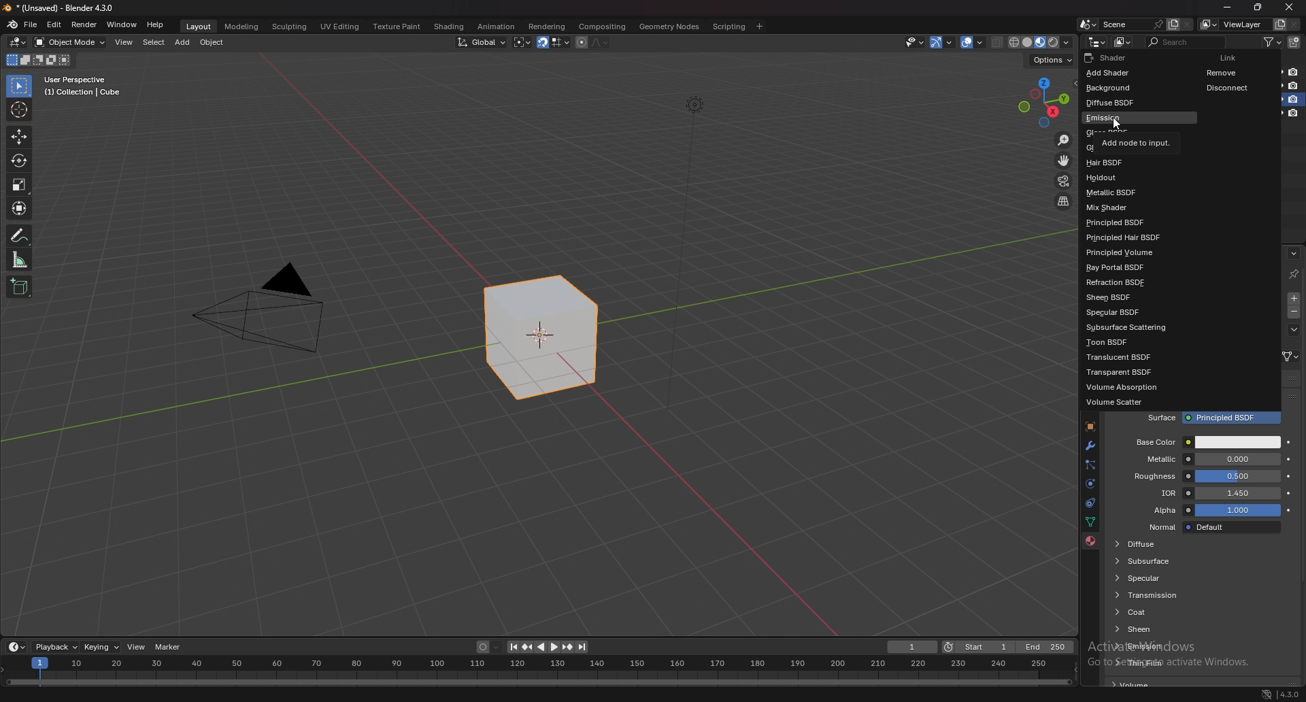  What do you see at coordinates (13, 24) in the screenshot?
I see `blender` at bounding box center [13, 24].